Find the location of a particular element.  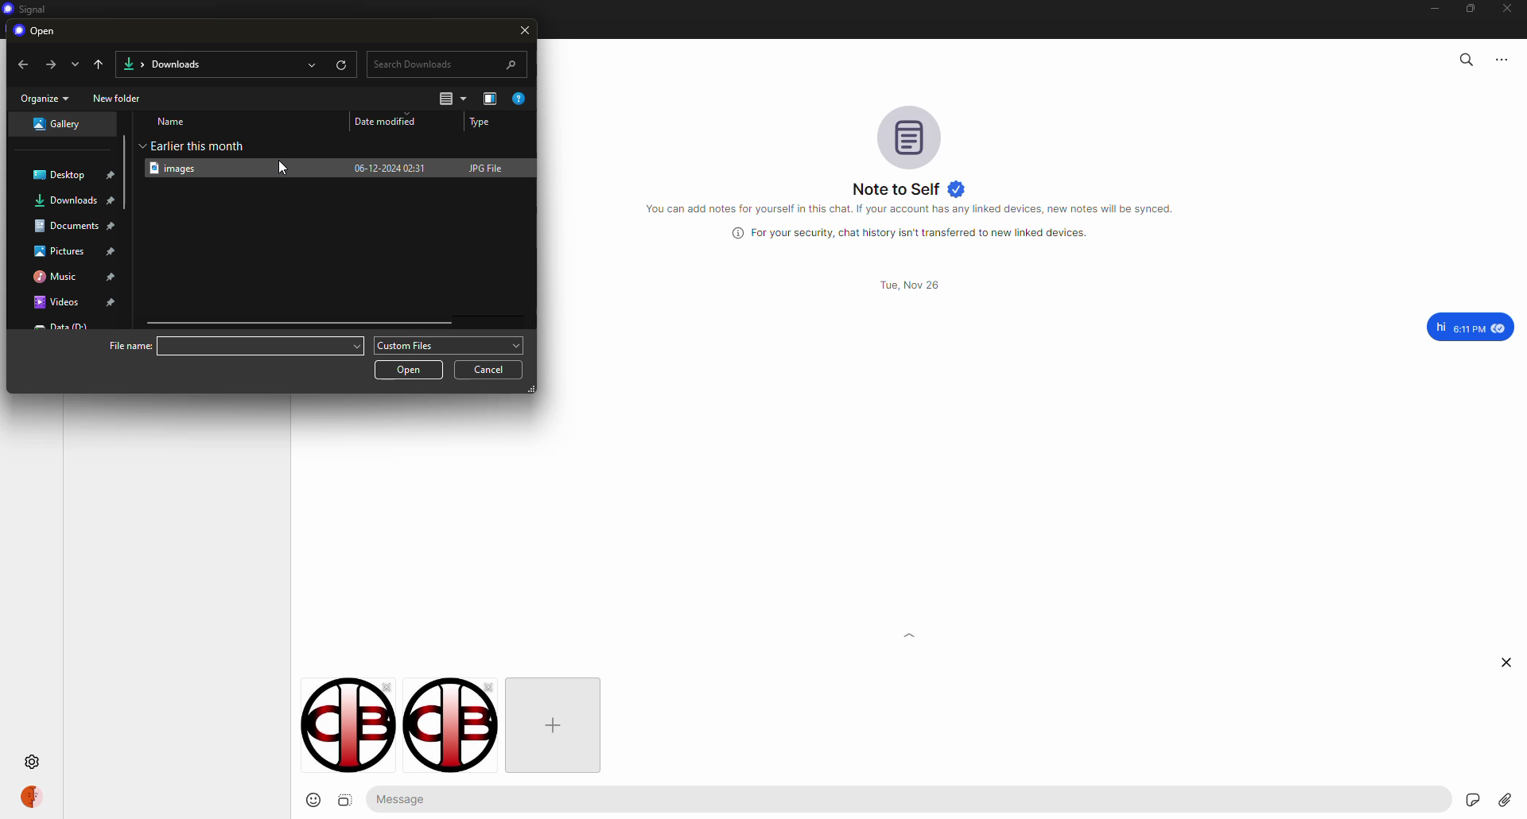

pin is located at coordinates (113, 176).